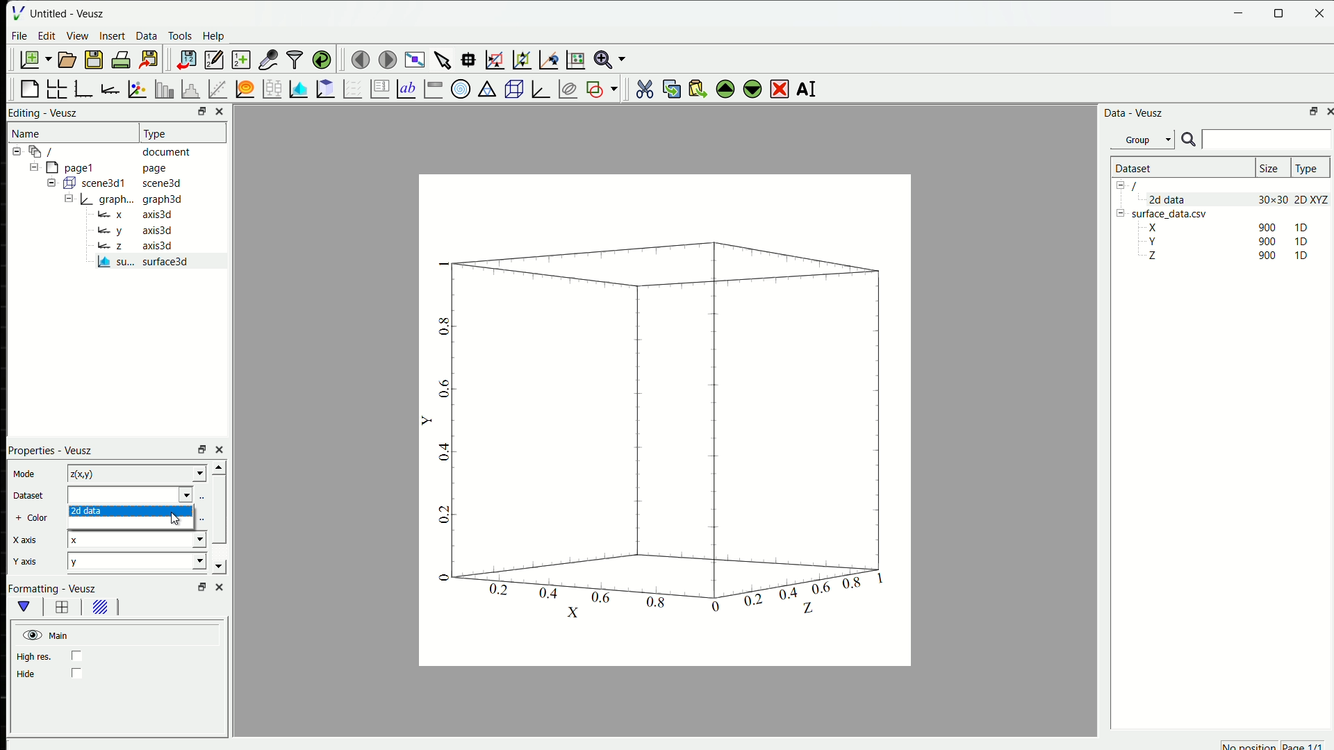 This screenshot has height=750, width=1334. I want to click on plot key, so click(381, 89).